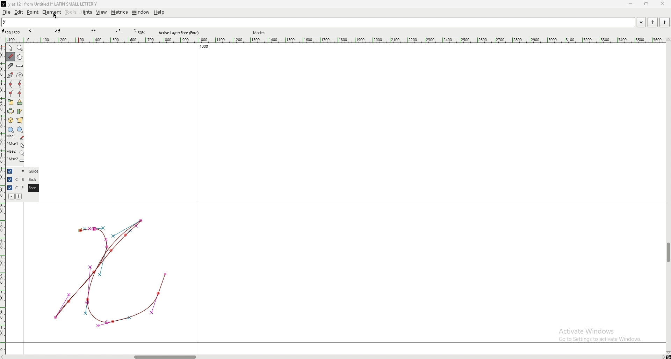  Describe the element at coordinates (110, 272) in the screenshot. I see `graph` at that location.